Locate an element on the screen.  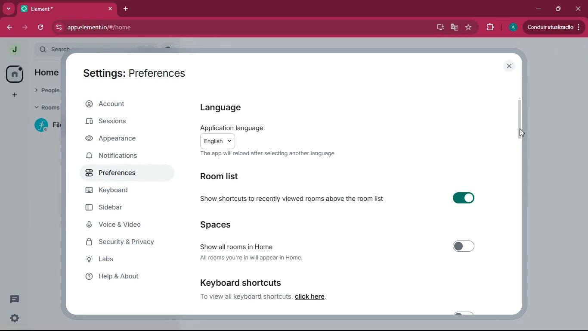
To view all keyboard shortcuts is located at coordinates (244, 297).